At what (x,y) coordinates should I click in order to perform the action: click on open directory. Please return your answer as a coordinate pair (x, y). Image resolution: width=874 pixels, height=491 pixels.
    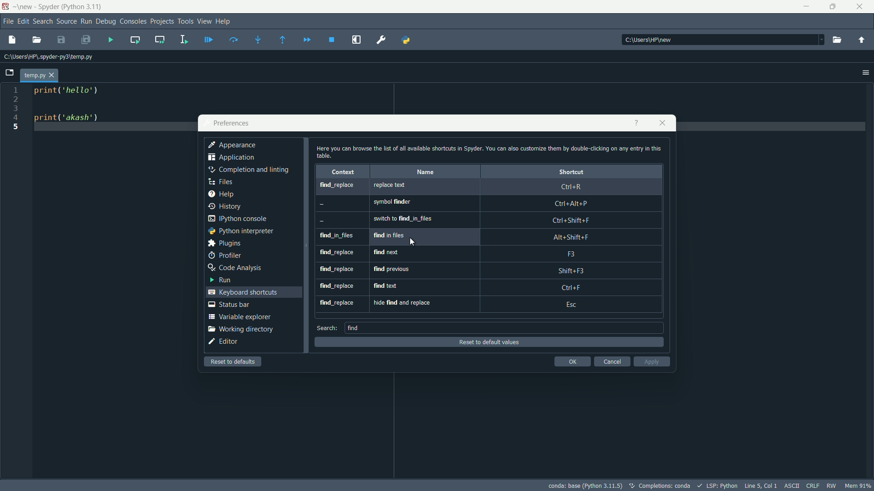
    Looking at the image, I should click on (839, 41).